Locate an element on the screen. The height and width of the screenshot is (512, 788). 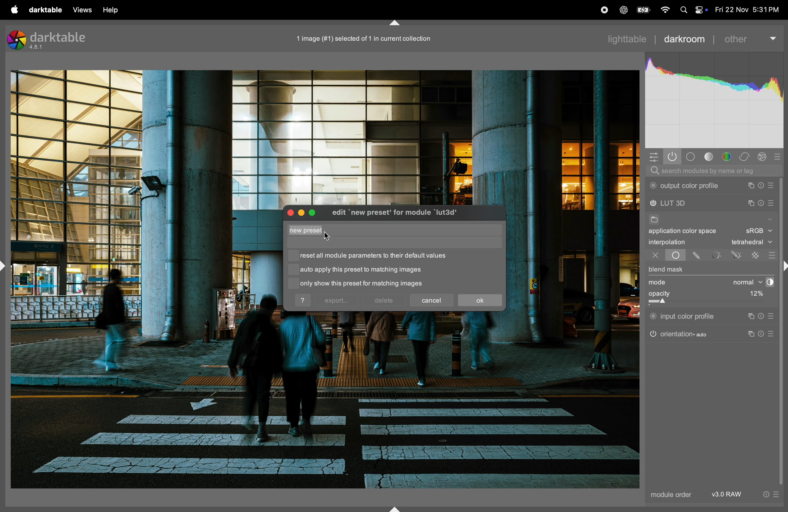
presets is located at coordinates (772, 204).